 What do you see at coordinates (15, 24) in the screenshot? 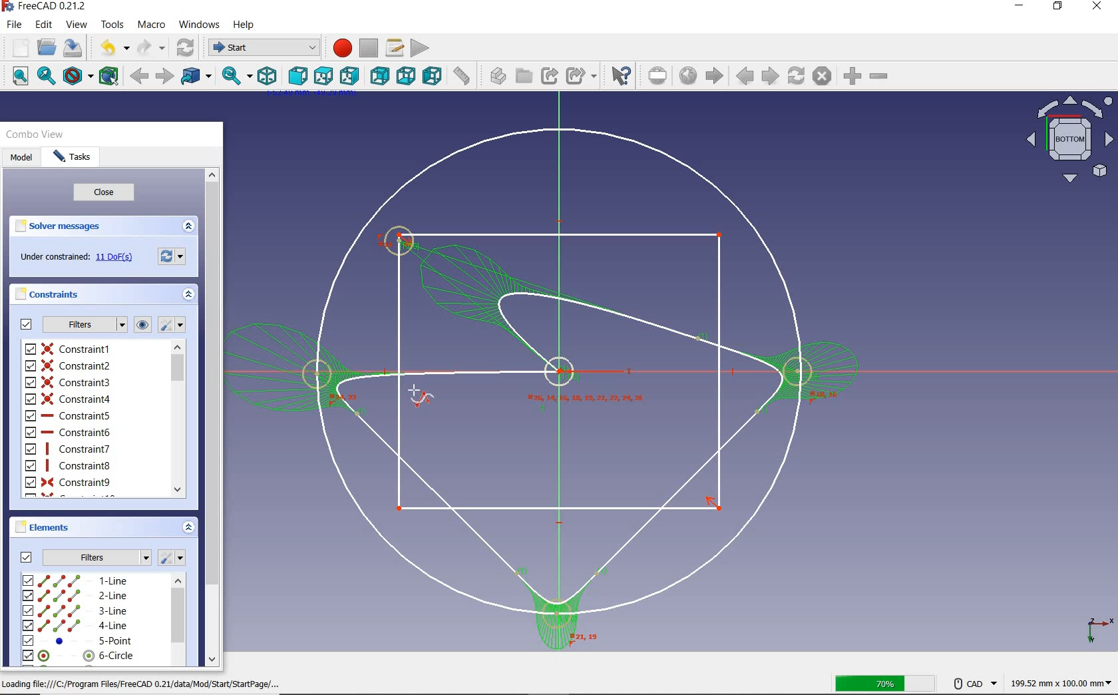
I see `file` at bounding box center [15, 24].